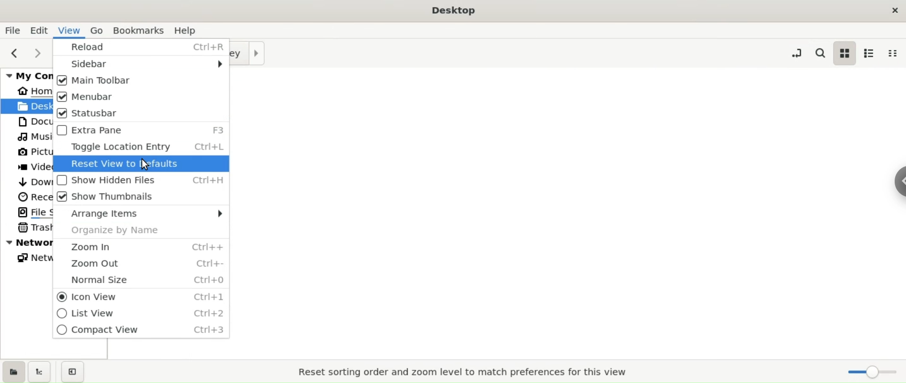  What do you see at coordinates (42, 30) in the screenshot?
I see `edit` at bounding box center [42, 30].